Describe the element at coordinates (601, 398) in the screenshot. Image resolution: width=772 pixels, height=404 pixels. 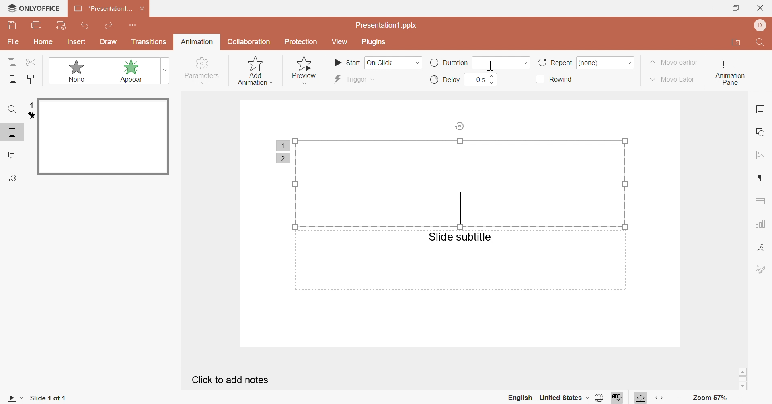
I see `set document language` at that location.